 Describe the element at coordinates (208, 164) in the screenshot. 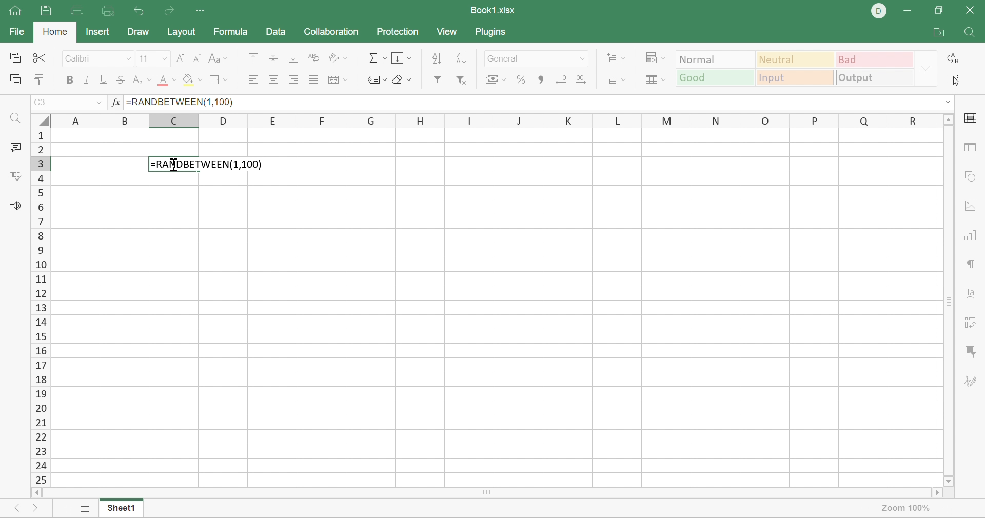

I see `=RANDBETWEEN(1,100)` at that location.